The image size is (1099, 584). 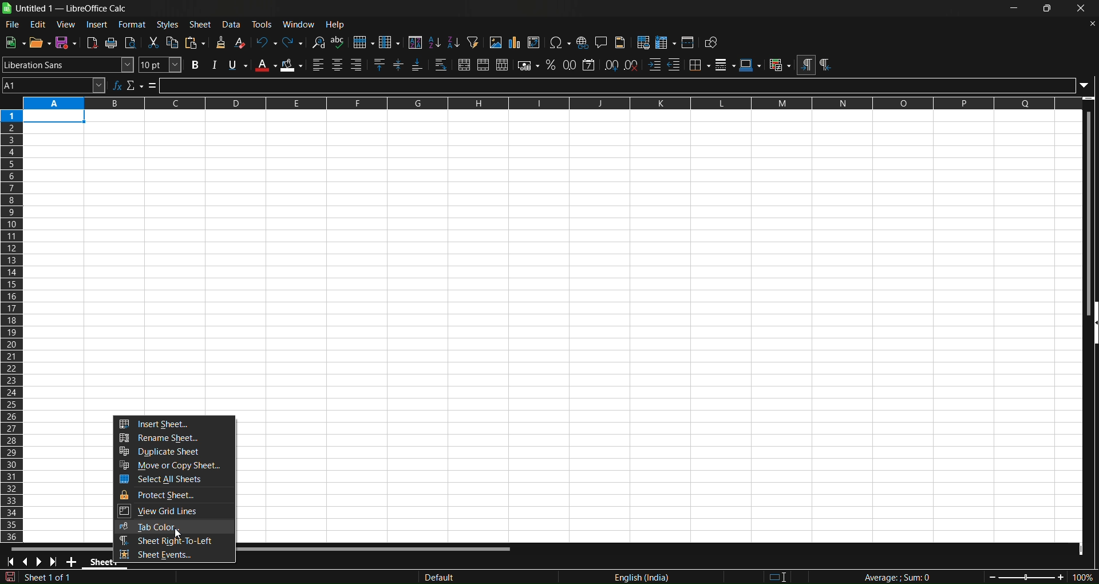 What do you see at coordinates (39, 562) in the screenshot?
I see `scroll to next sheet` at bounding box center [39, 562].